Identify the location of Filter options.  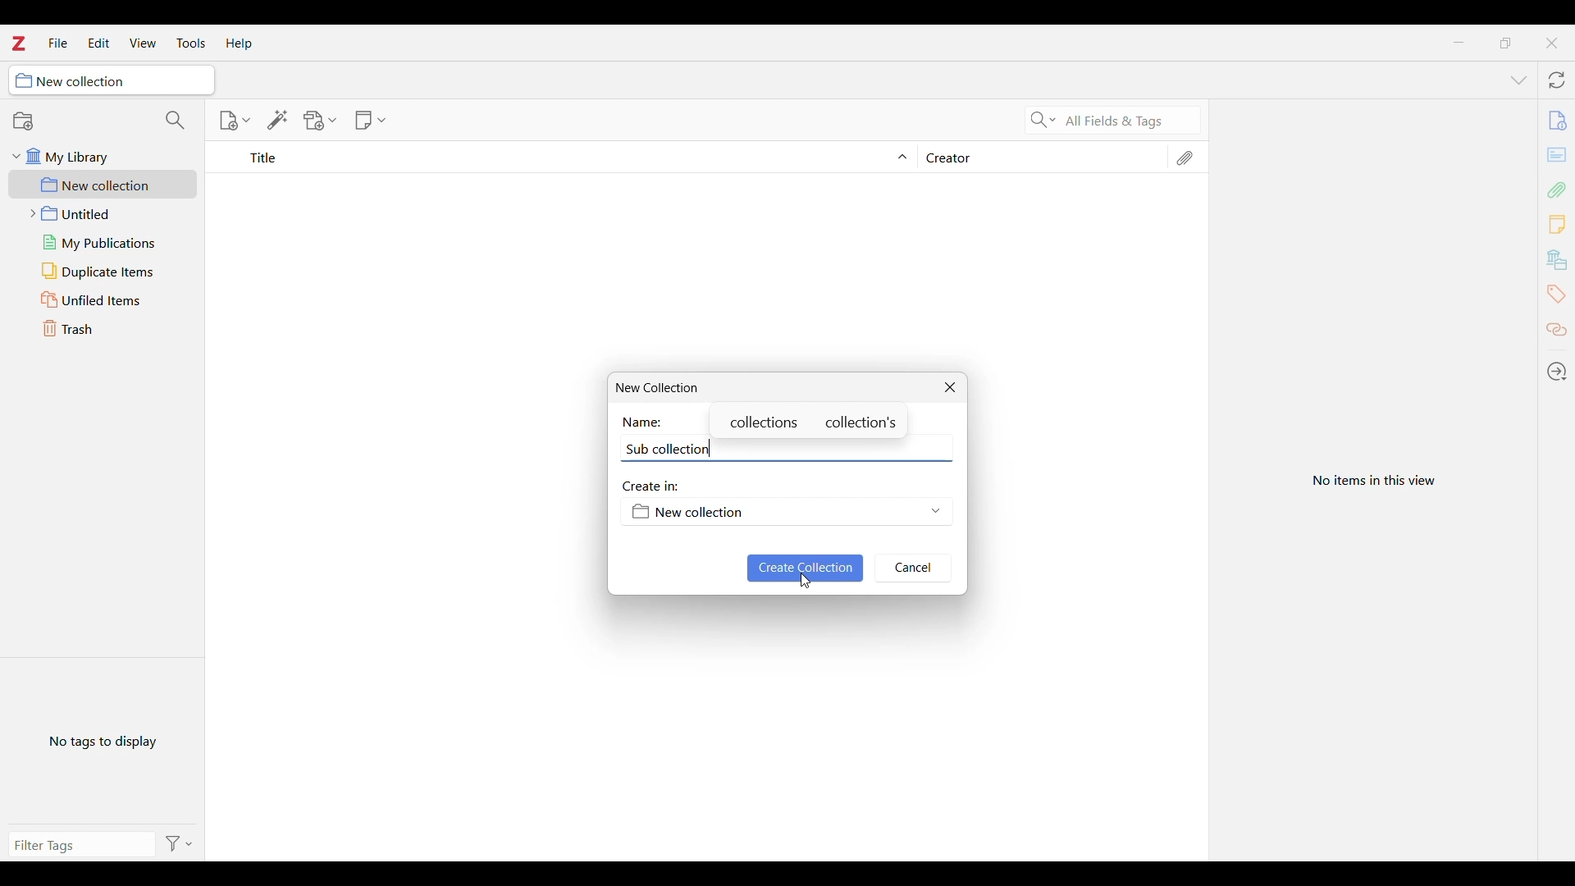
(176, 843).